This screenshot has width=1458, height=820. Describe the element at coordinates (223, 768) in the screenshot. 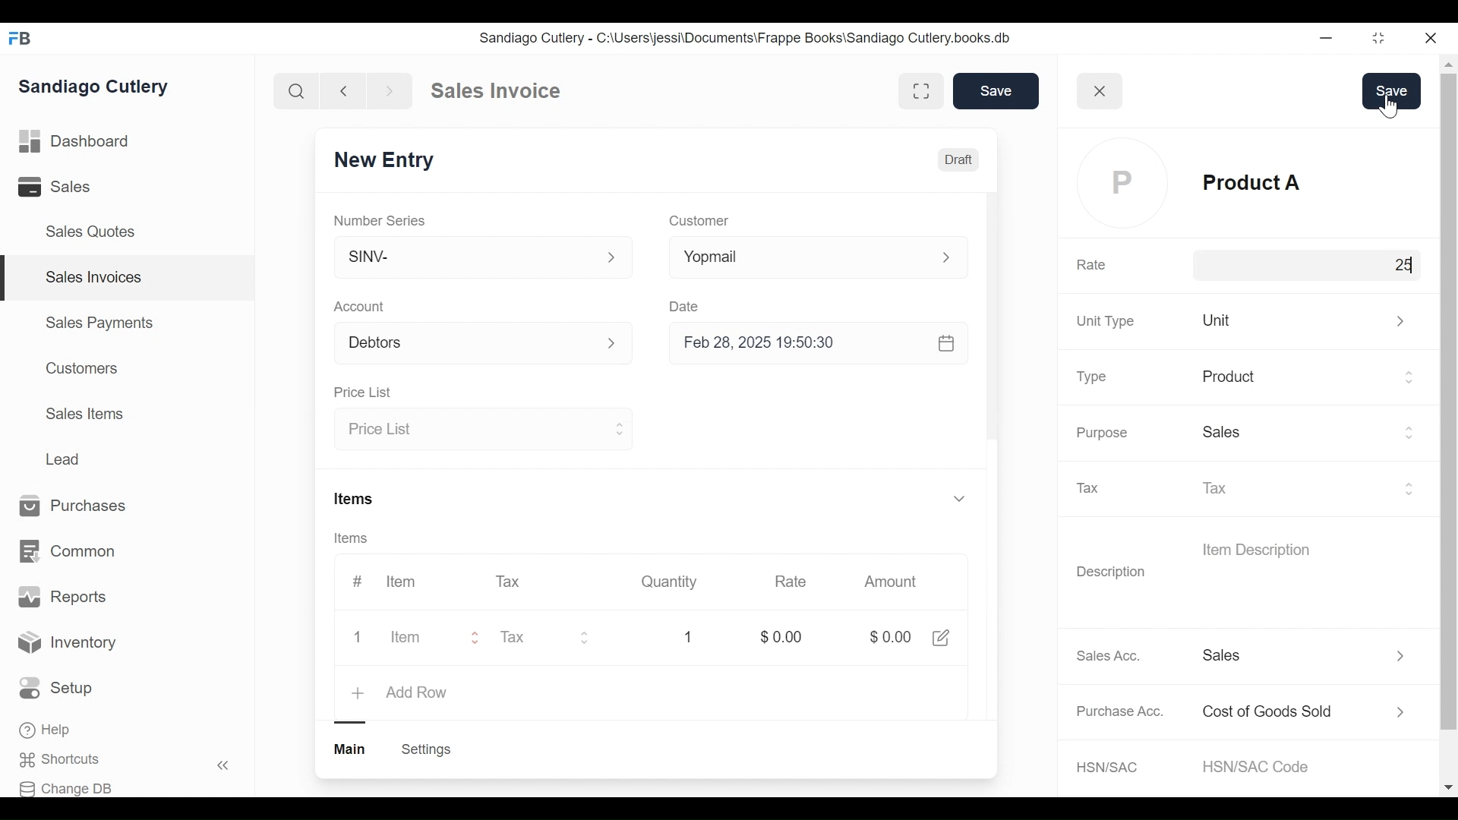

I see `«` at that location.